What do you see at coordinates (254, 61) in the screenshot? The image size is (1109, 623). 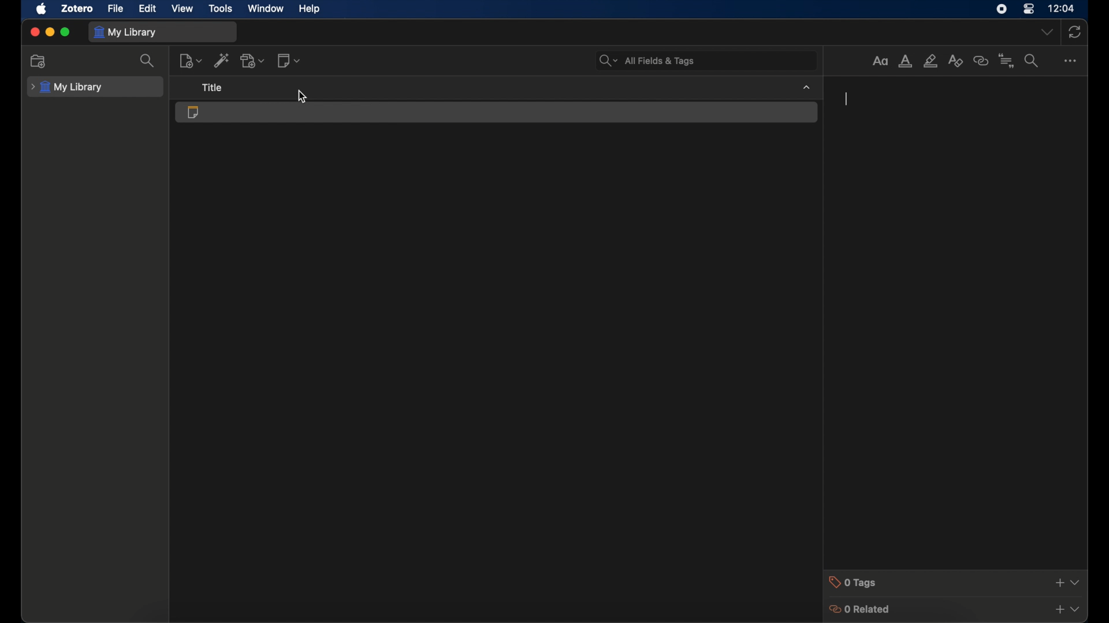 I see `add attachments` at bounding box center [254, 61].